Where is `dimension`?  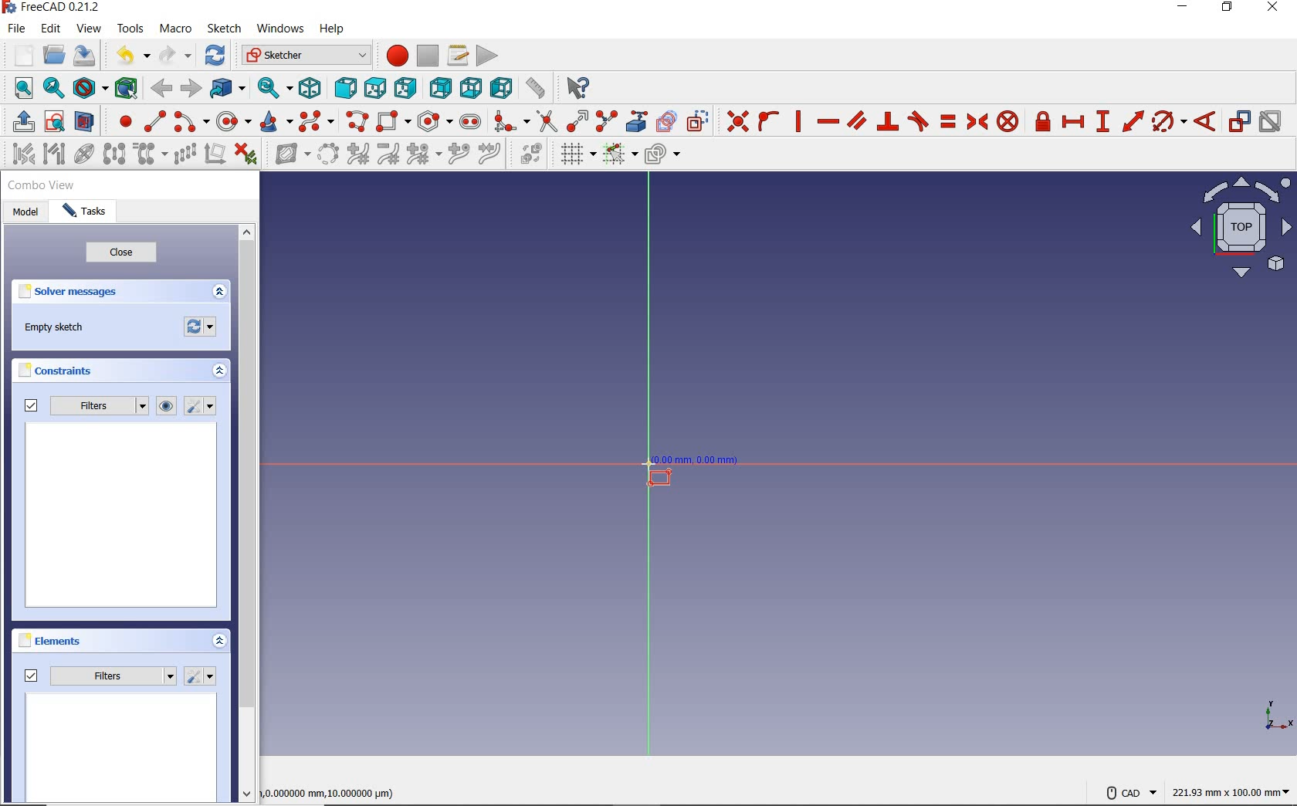 dimension is located at coordinates (1233, 791).